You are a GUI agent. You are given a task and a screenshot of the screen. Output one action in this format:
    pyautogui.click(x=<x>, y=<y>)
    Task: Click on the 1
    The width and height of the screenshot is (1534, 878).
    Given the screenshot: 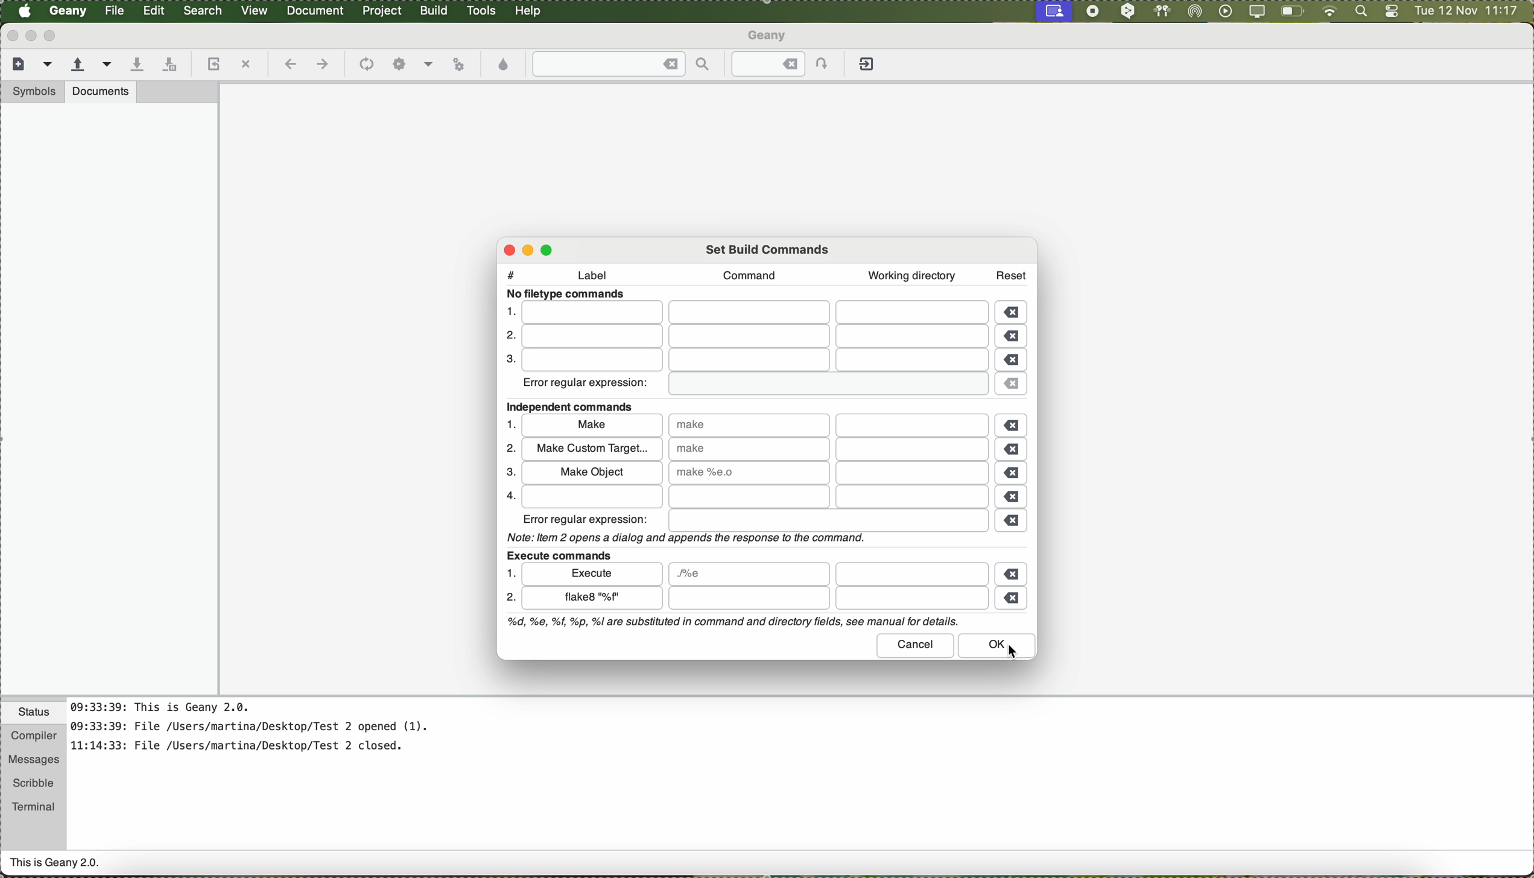 What is the action you would take?
    pyautogui.click(x=512, y=424)
    